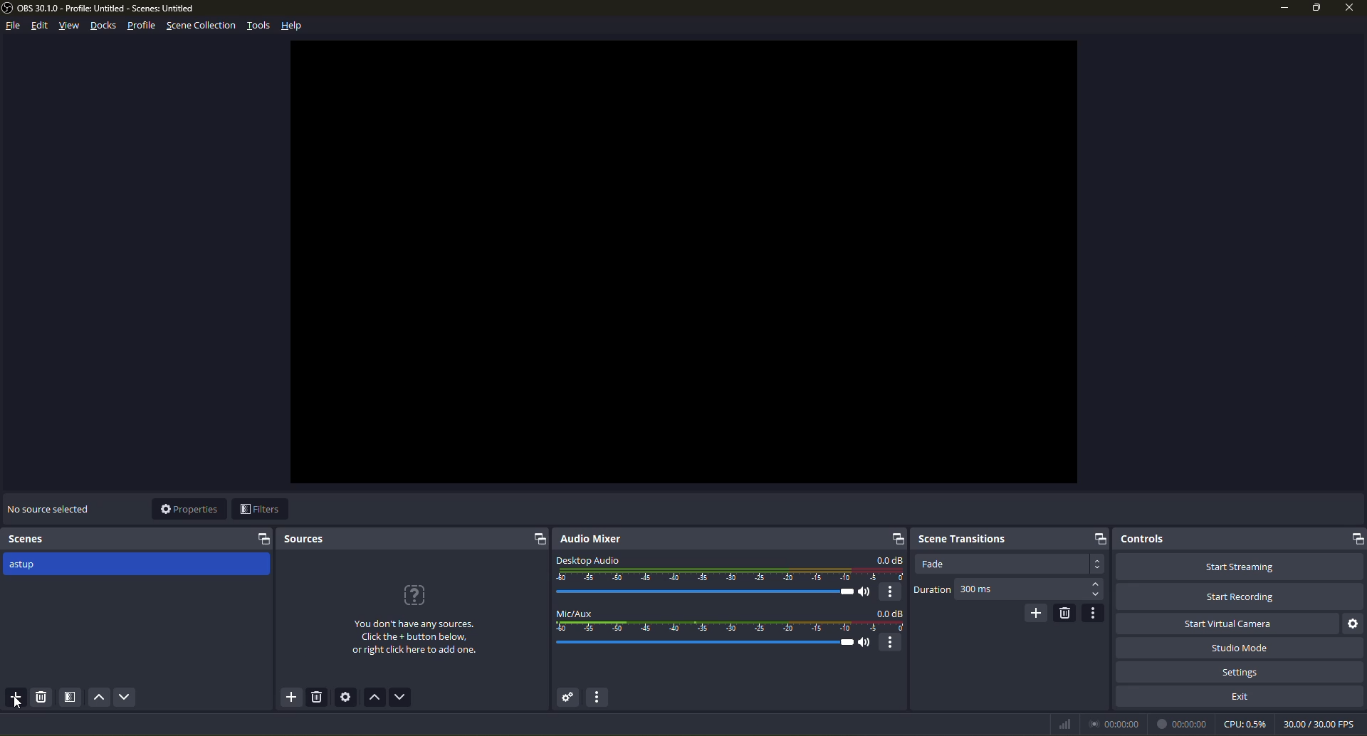  I want to click on more options, so click(891, 593).